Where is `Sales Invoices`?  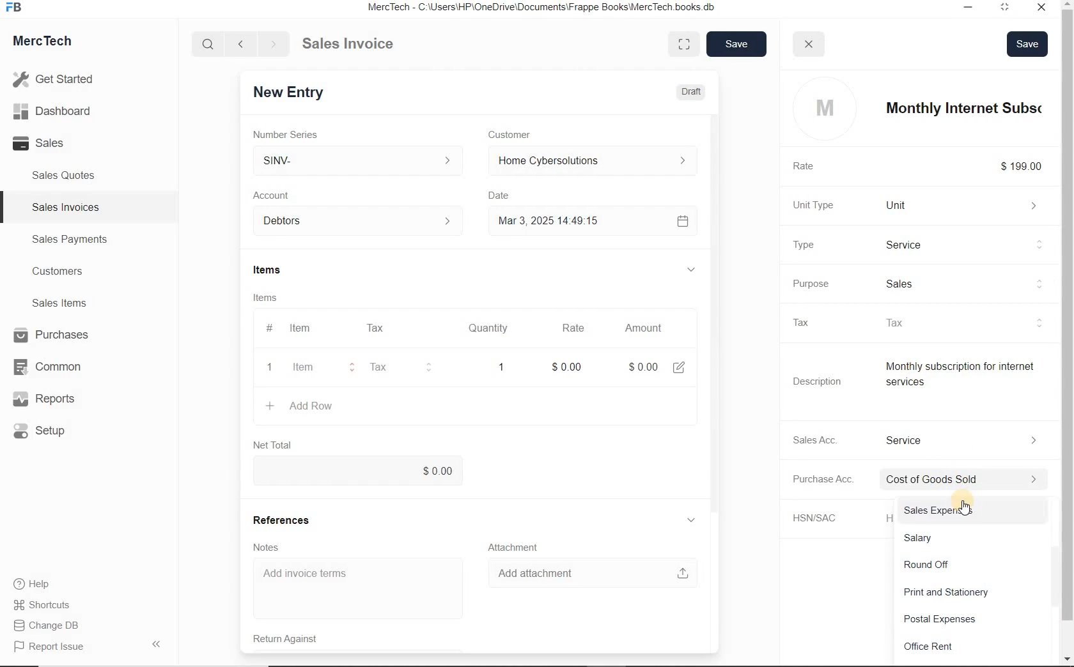 Sales Invoices is located at coordinates (66, 207).